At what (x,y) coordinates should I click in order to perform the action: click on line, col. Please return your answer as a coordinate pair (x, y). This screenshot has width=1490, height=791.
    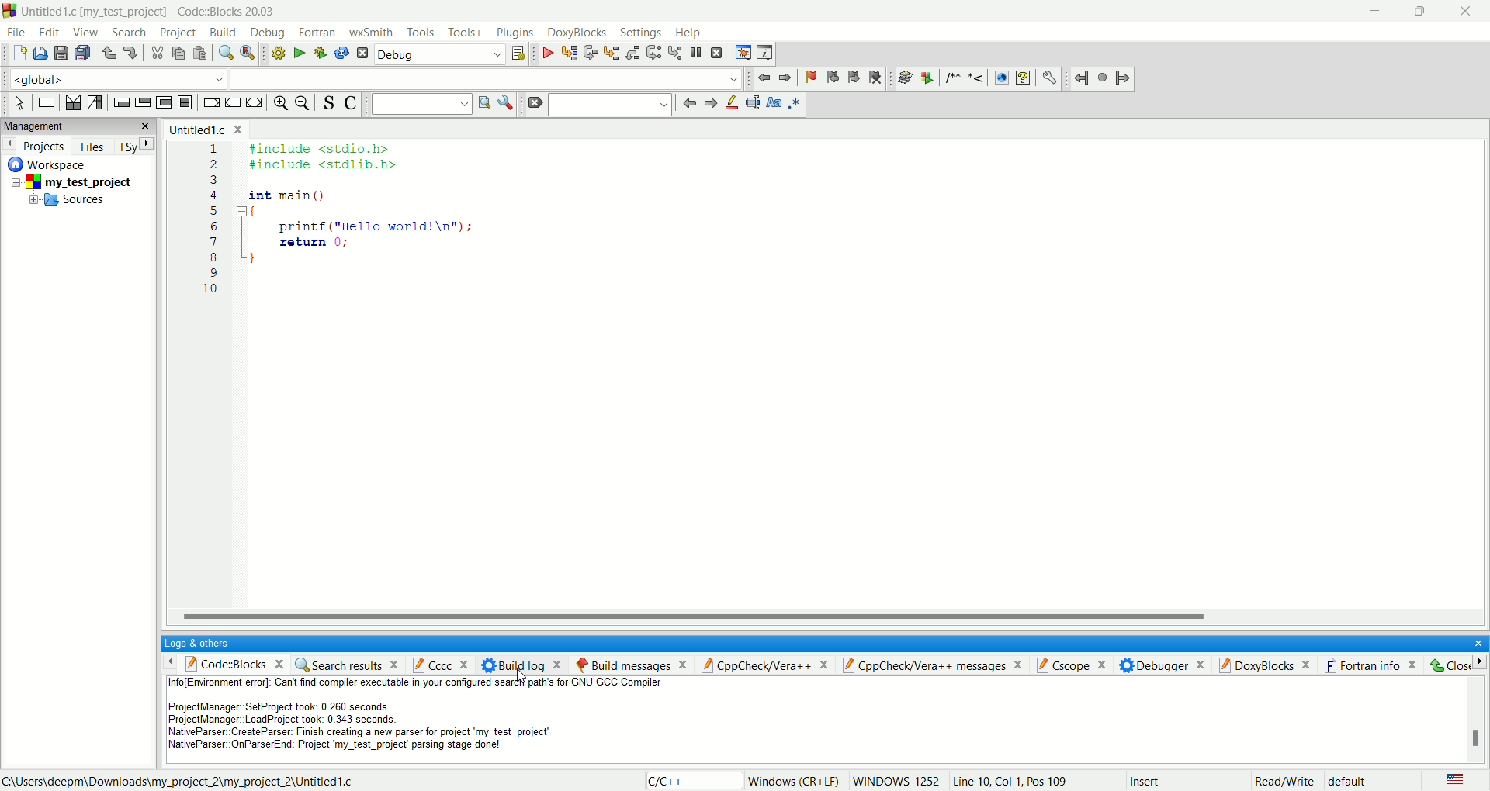
    Looking at the image, I should click on (1010, 782).